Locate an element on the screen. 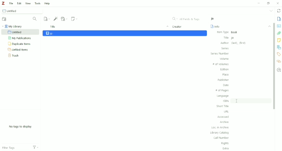  Notes is located at coordinates (279, 40).